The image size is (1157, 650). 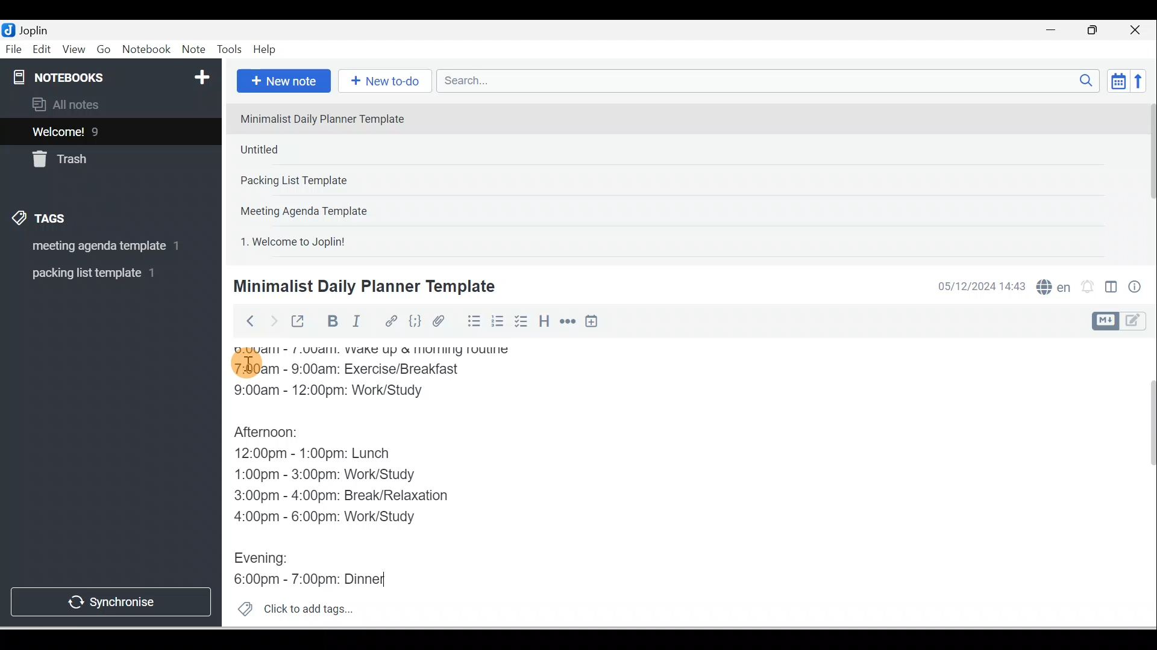 I want to click on Note 2, so click(x=319, y=149).